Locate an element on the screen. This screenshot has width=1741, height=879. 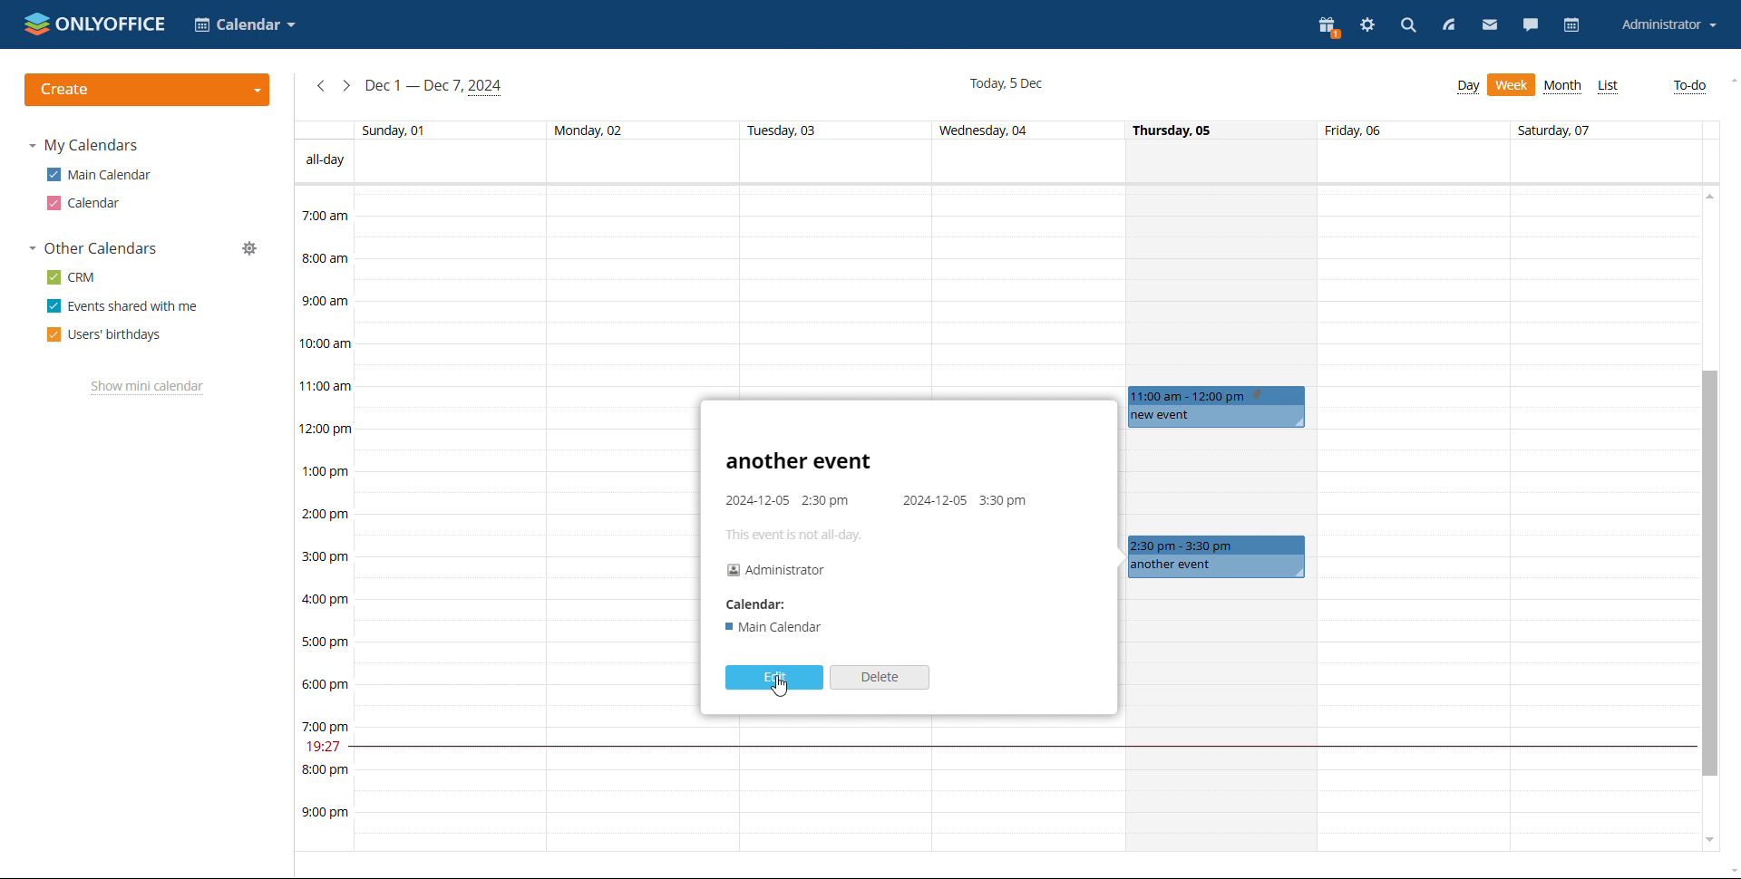
main calendar is located at coordinates (99, 175).